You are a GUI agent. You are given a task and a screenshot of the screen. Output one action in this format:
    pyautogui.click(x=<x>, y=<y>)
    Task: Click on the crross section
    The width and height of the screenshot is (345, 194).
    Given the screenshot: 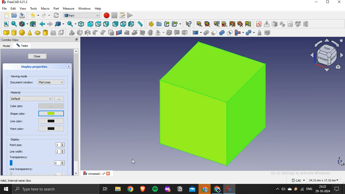 What is the action you would take?
    pyautogui.click(x=150, y=32)
    